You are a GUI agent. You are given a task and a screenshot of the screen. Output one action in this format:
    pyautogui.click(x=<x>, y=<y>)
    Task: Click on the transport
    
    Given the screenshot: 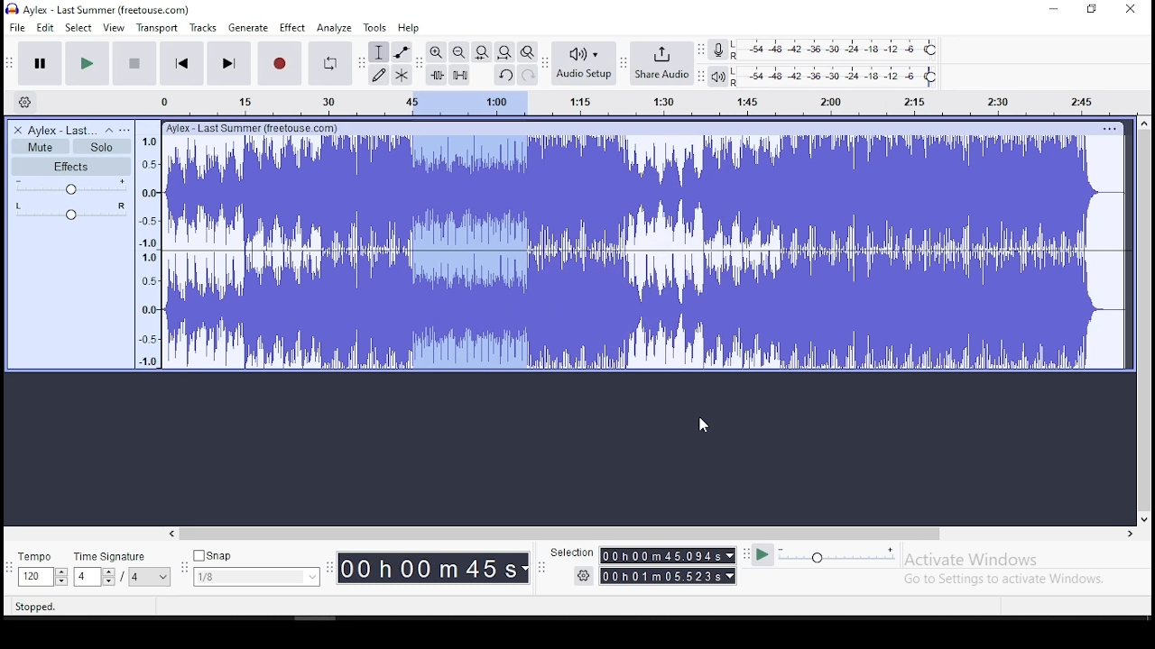 What is the action you would take?
    pyautogui.click(x=156, y=27)
    